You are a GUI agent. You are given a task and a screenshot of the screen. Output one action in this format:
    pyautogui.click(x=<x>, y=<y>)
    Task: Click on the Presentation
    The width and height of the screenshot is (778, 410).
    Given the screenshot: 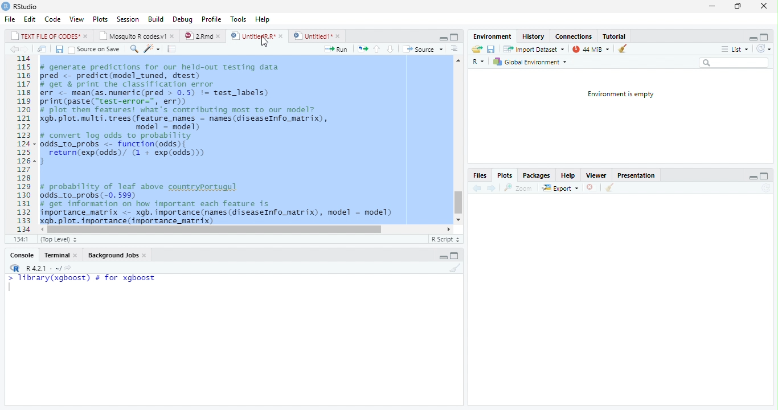 What is the action you would take?
    pyautogui.click(x=637, y=174)
    